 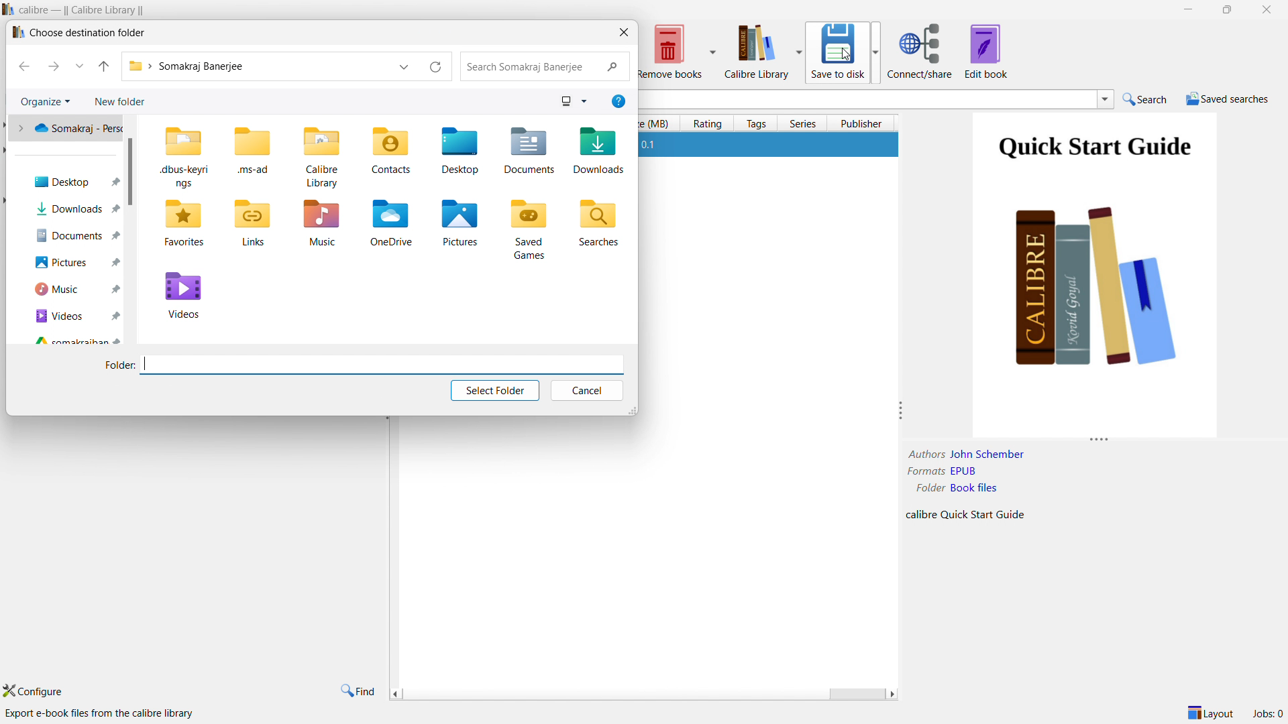 What do you see at coordinates (1225, 9) in the screenshot?
I see `maximize` at bounding box center [1225, 9].